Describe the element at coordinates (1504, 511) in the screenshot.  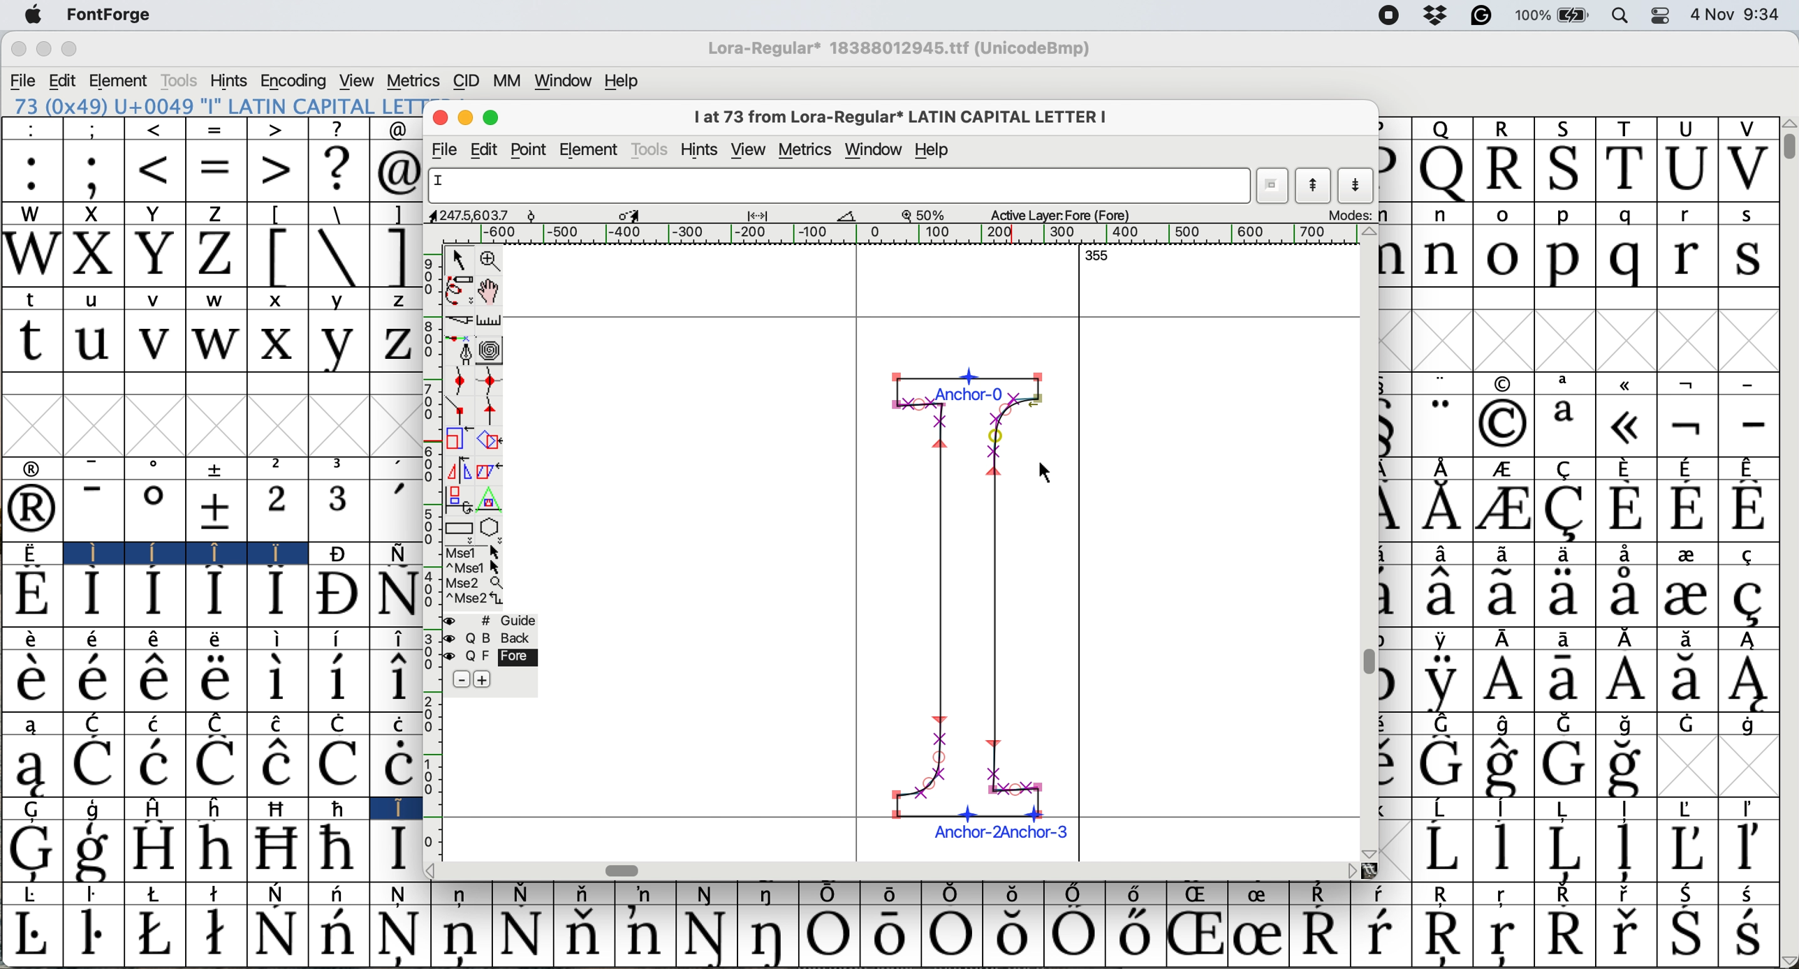
I see `Symbol` at that location.